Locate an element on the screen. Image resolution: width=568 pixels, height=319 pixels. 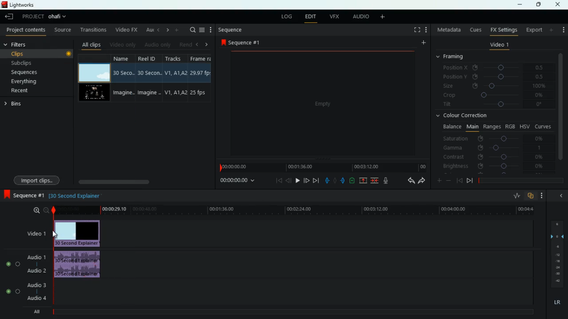
bins is located at coordinates (17, 104).